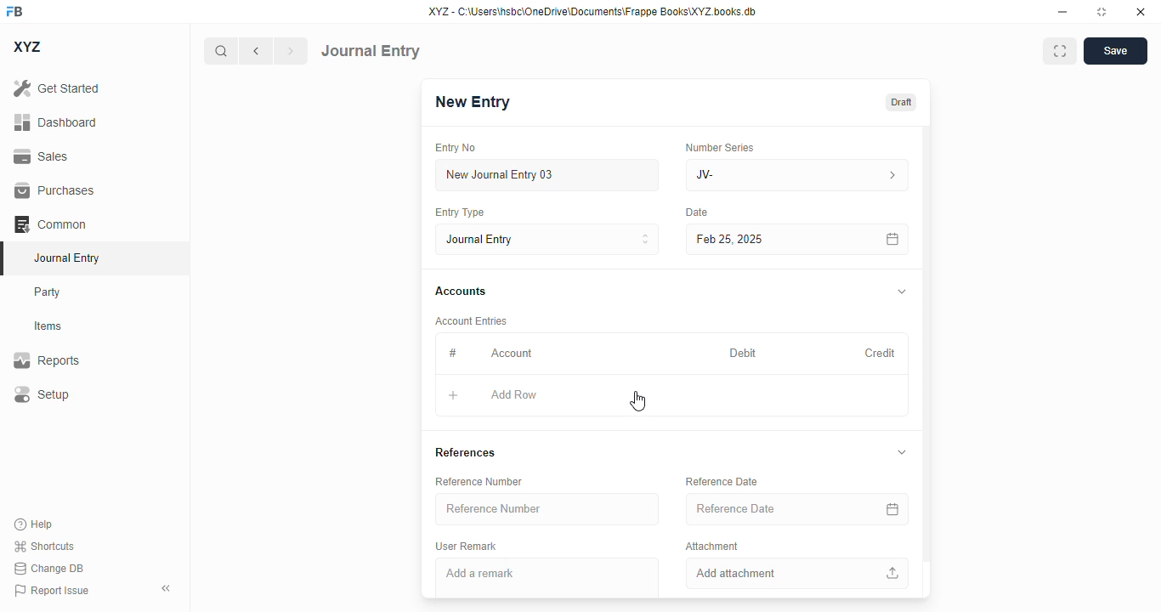 This screenshot has height=612, width=1161. What do you see at coordinates (903, 292) in the screenshot?
I see `toggle expand/collapse` at bounding box center [903, 292].